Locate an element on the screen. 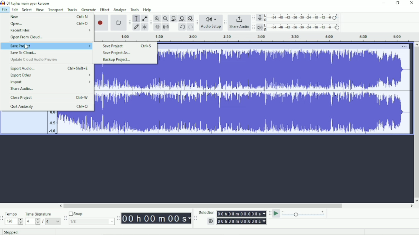  Enable looping is located at coordinates (118, 23).